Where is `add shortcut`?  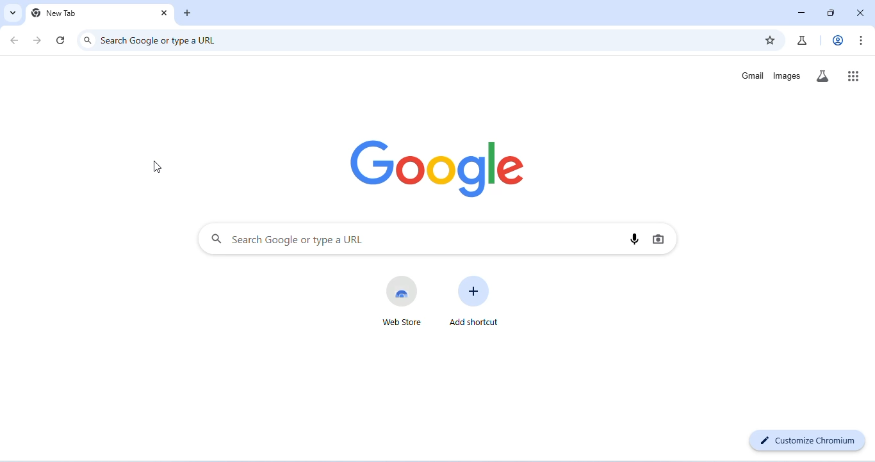 add shortcut is located at coordinates (475, 301).